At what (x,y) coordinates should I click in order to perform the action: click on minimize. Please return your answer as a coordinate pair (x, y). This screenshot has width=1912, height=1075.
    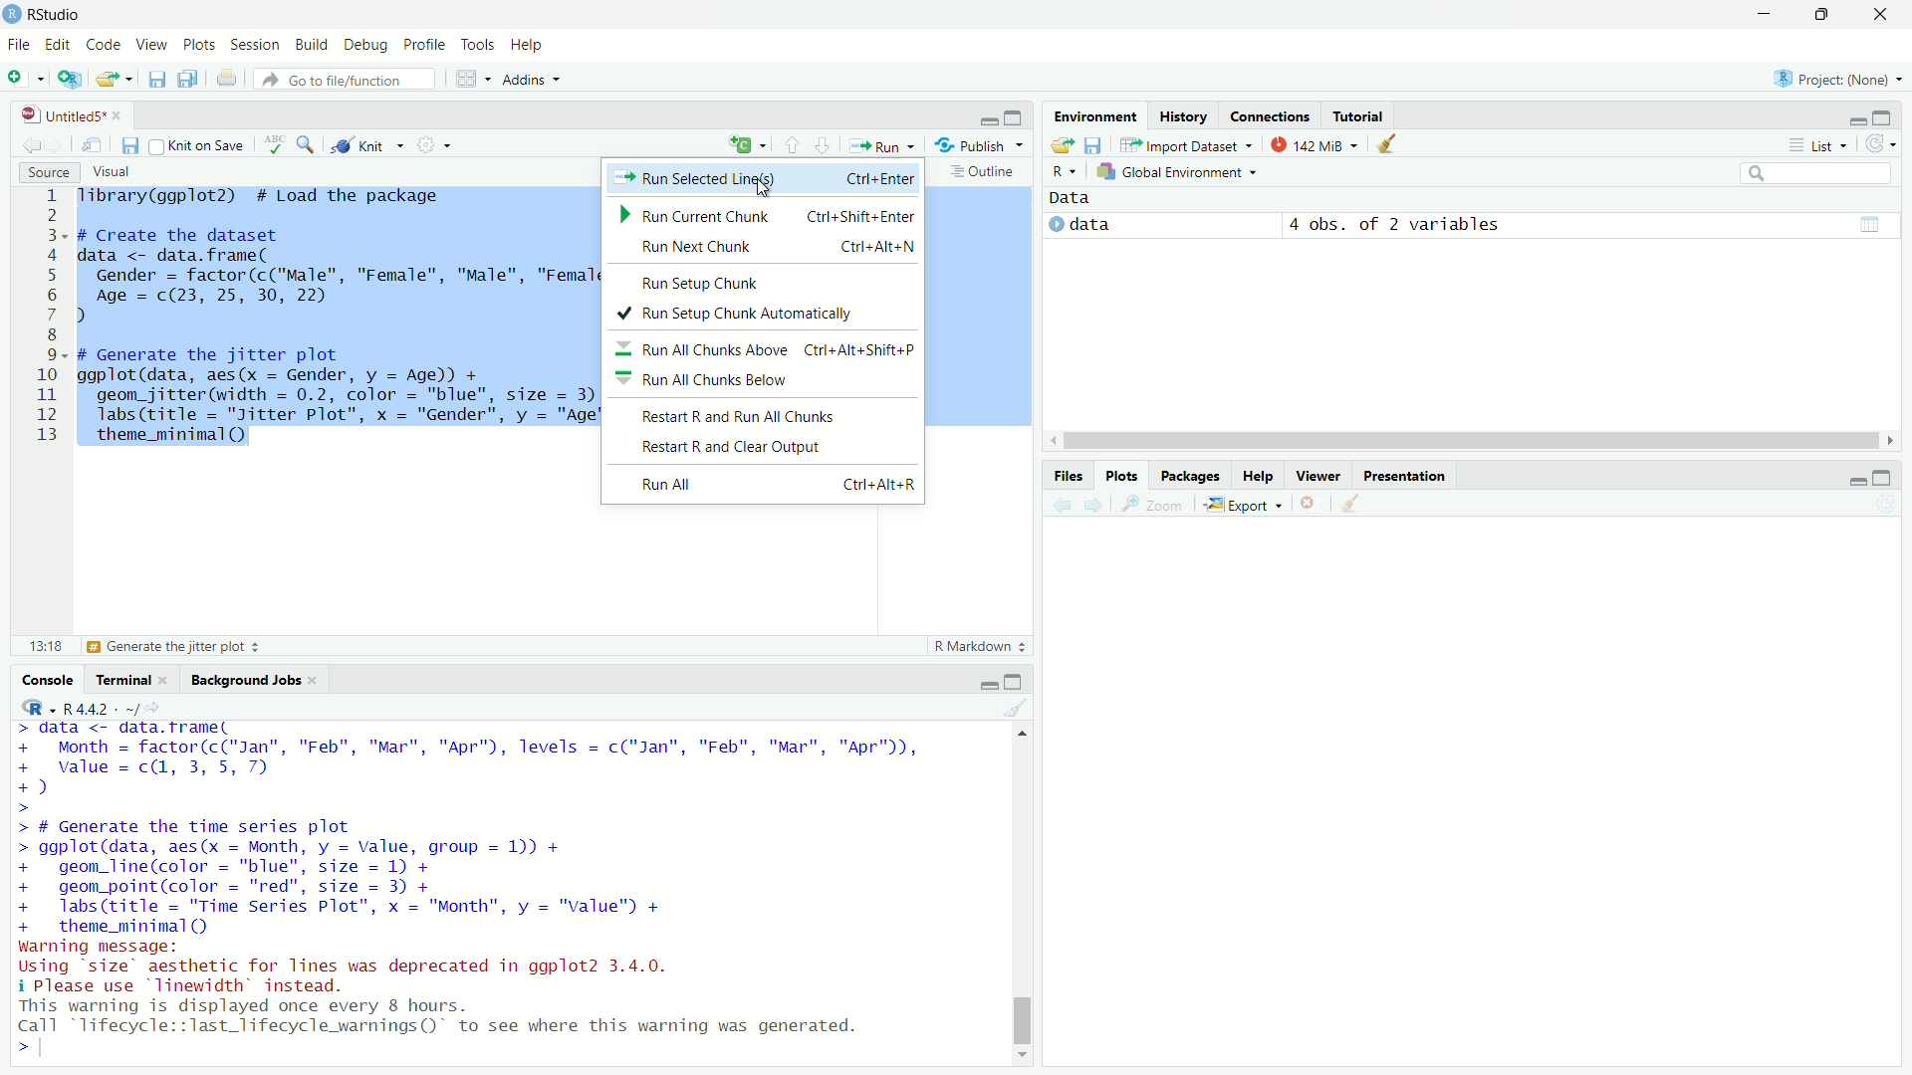
    Looking at the image, I should click on (1854, 115).